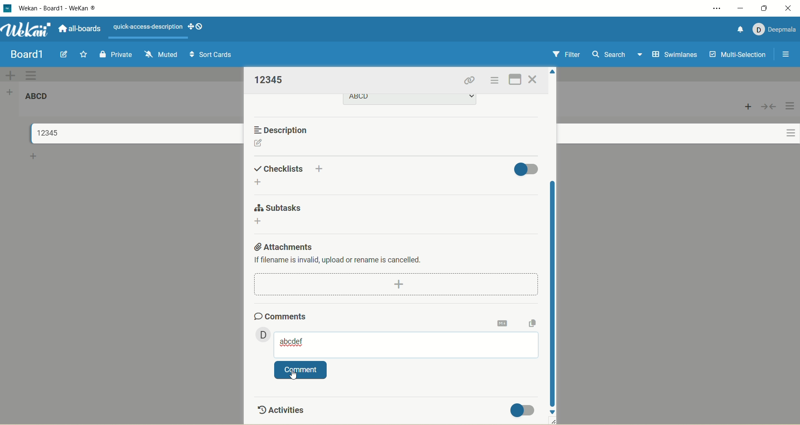 This screenshot has height=425, width=800. What do you see at coordinates (526, 168) in the screenshot?
I see `toggle button` at bounding box center [526, 168].